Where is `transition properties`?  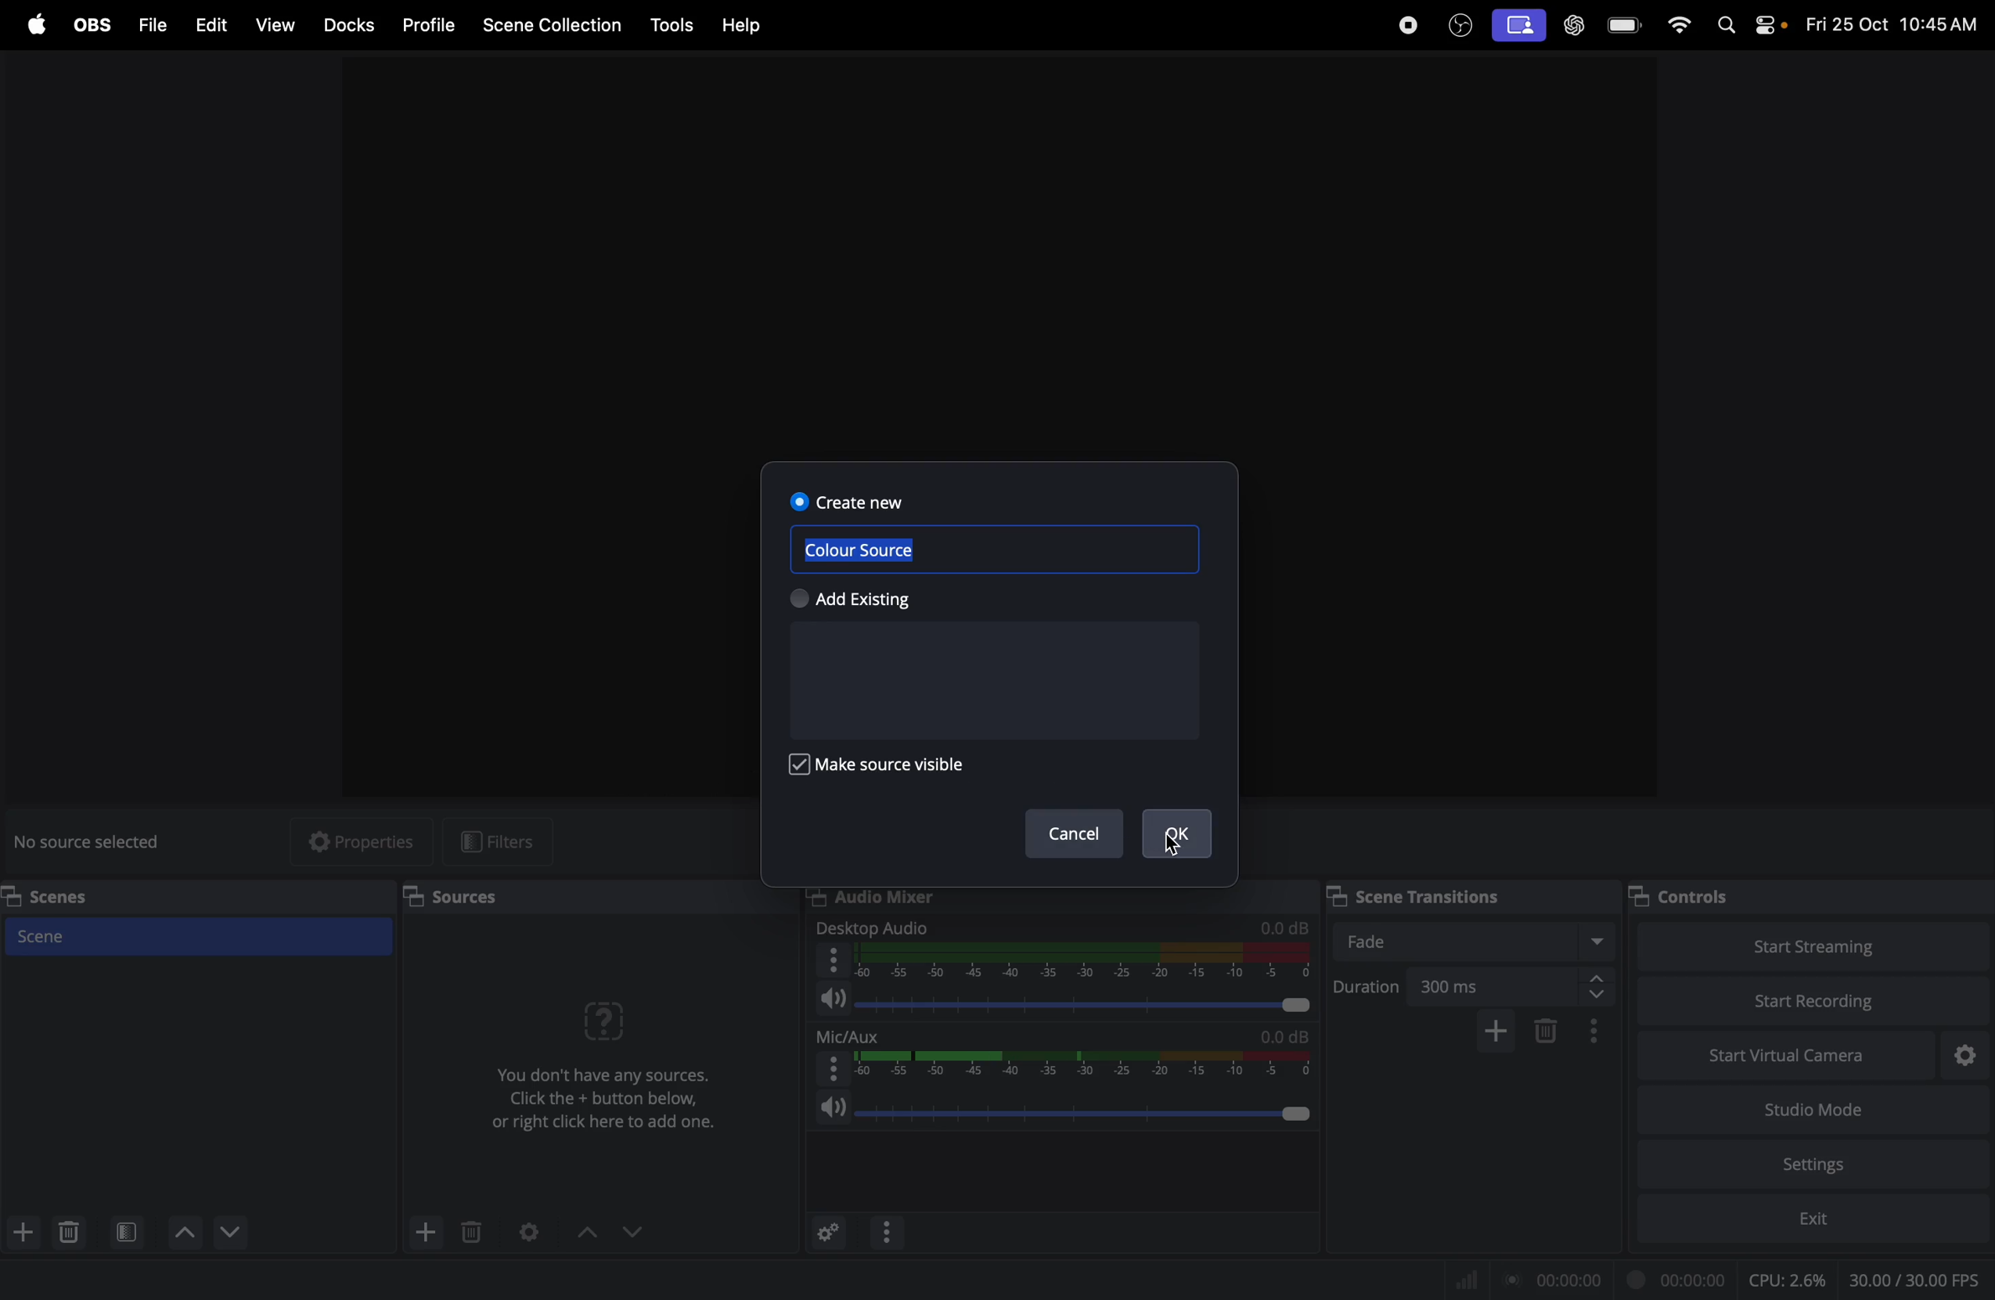
transition properties is located at coordinates (1593, 1033).